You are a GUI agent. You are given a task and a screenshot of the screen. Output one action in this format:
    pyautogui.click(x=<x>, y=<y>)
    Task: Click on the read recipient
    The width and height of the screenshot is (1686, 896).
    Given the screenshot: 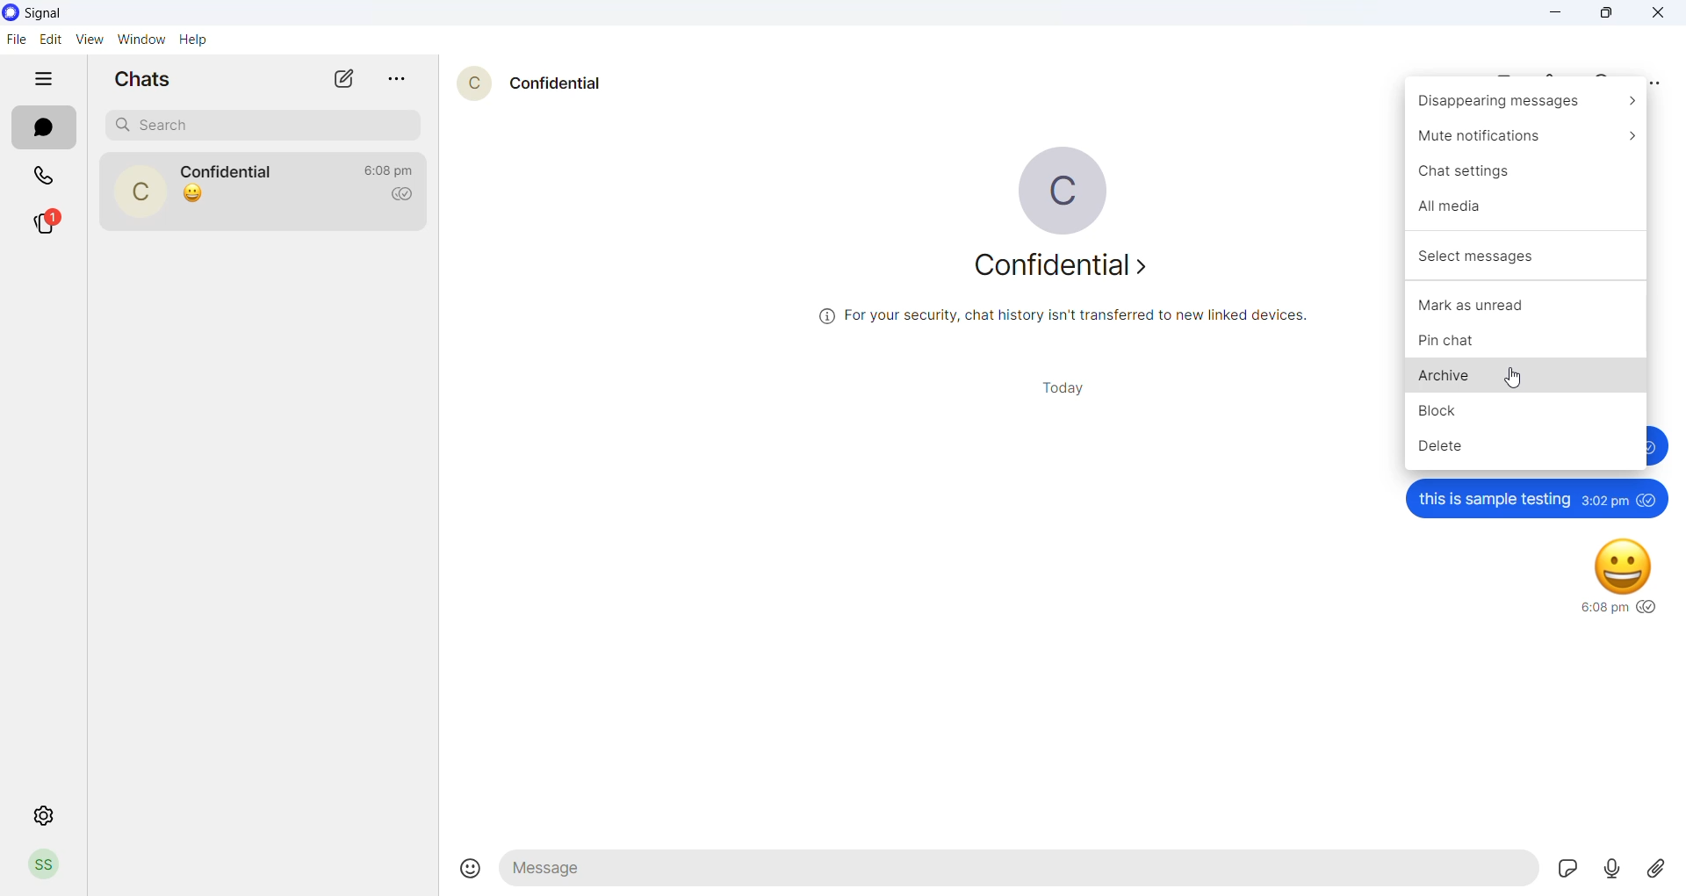 What is the action you would take?
    pyautogui.click(x=400, y=196)
    